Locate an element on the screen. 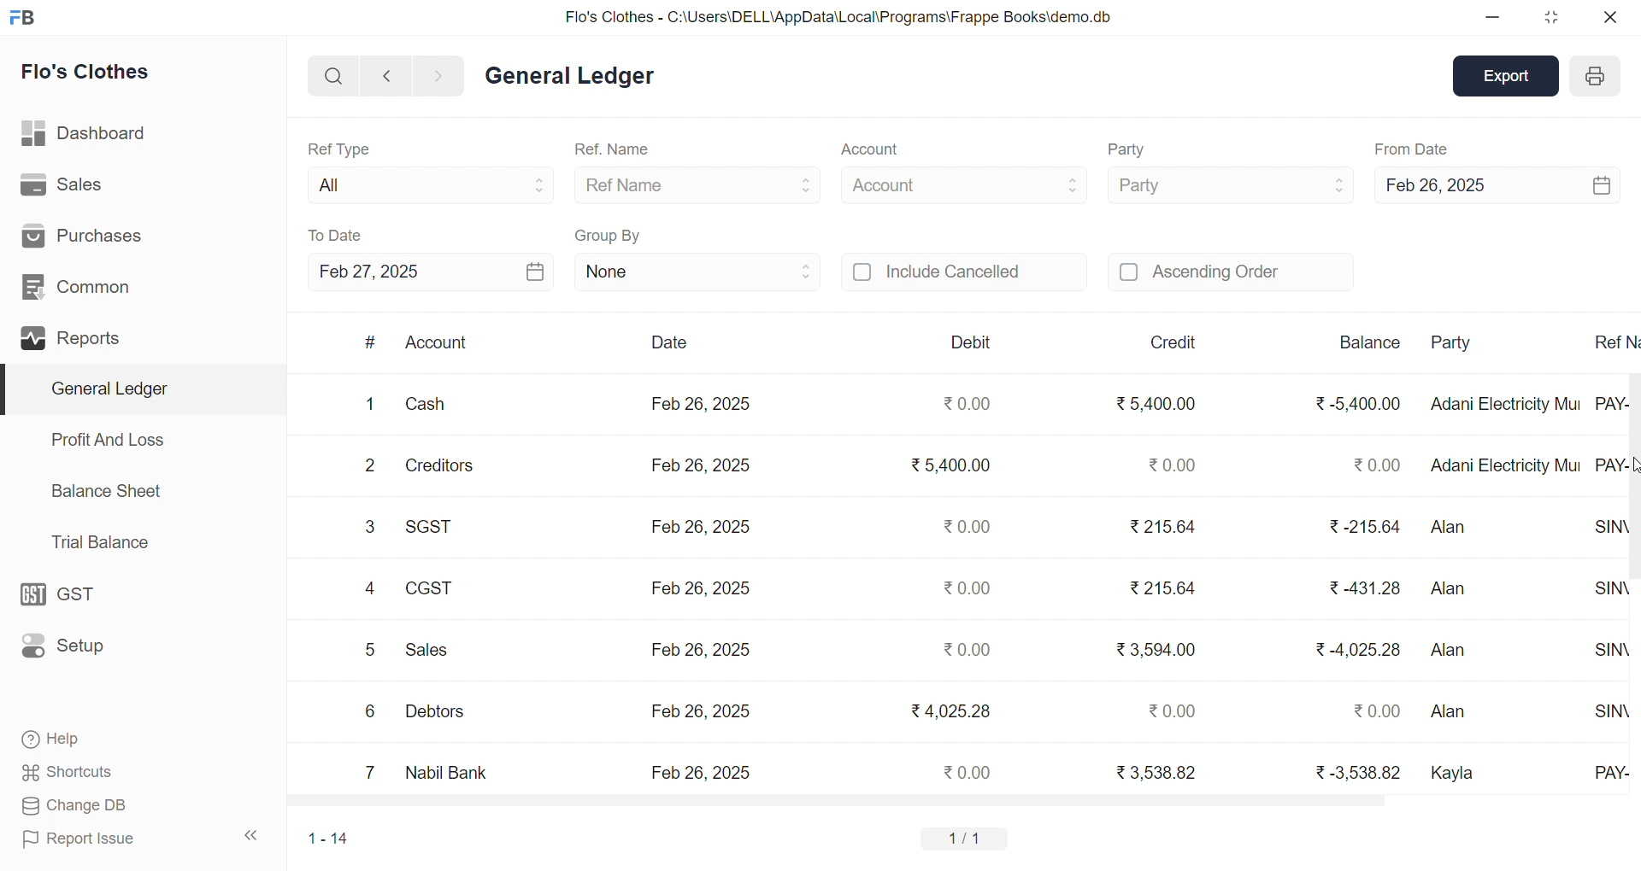  Flo's Clothes is located at coordinates (86, 72).